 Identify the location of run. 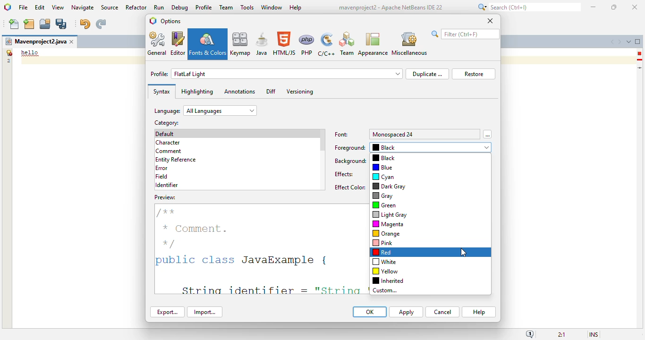
(160, 7).